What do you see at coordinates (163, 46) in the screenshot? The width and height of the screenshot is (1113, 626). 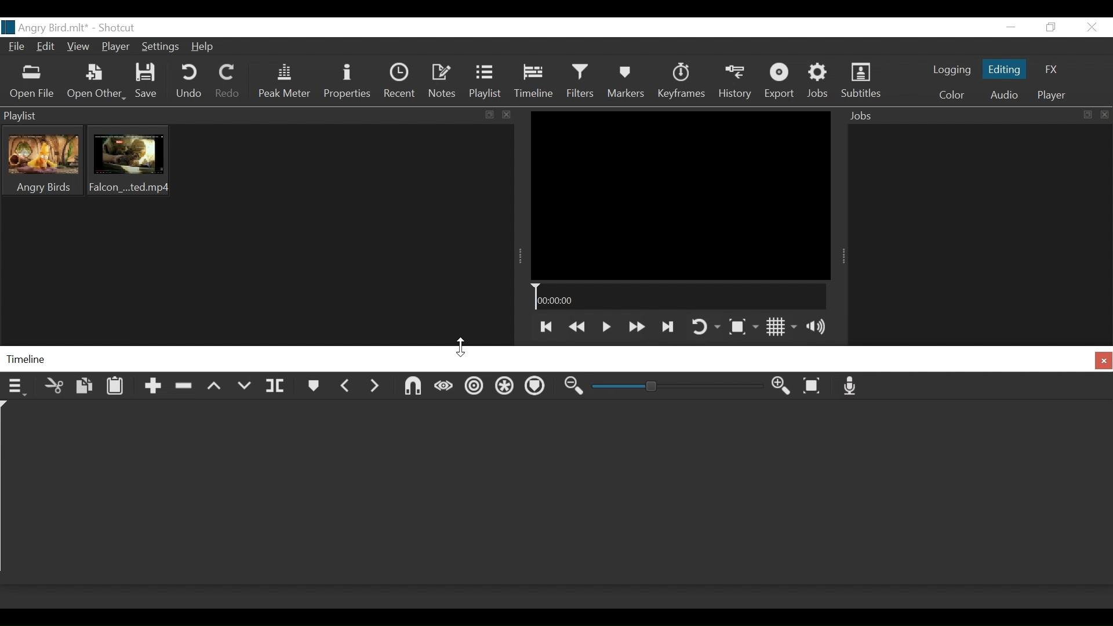 I see `Settings` at bounding box center [163, 46].